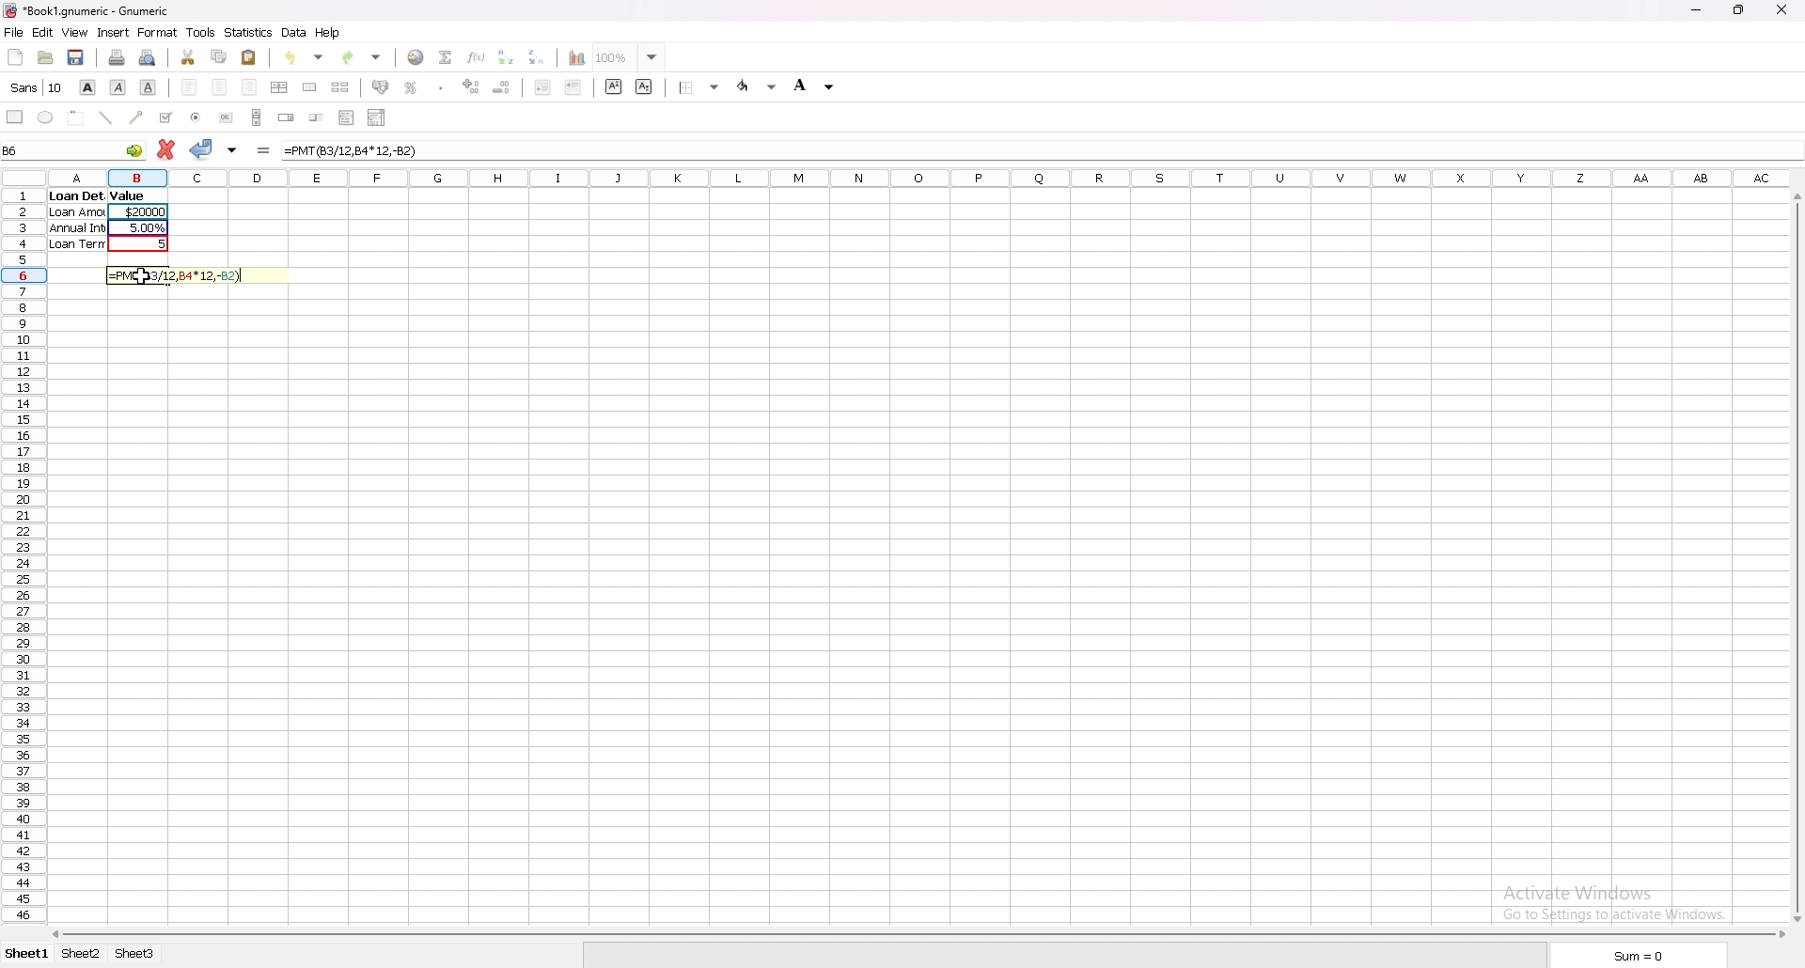  What do you see at coordinates (166, 148) in the screenshot?
I see `cancel change` at bounding box center [166, 148].